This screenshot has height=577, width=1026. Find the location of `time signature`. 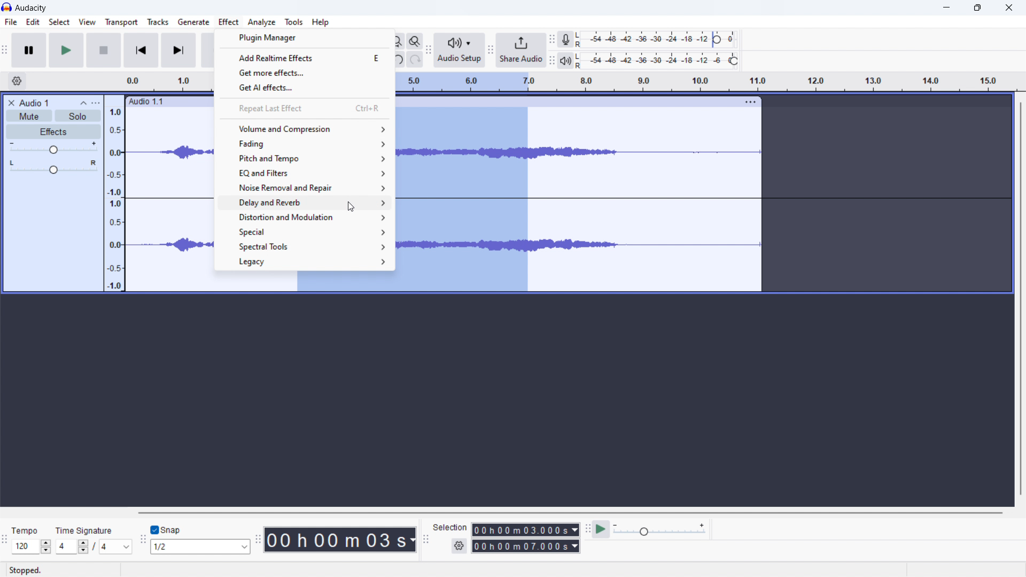

time signature is located at coordinates (84, 531).